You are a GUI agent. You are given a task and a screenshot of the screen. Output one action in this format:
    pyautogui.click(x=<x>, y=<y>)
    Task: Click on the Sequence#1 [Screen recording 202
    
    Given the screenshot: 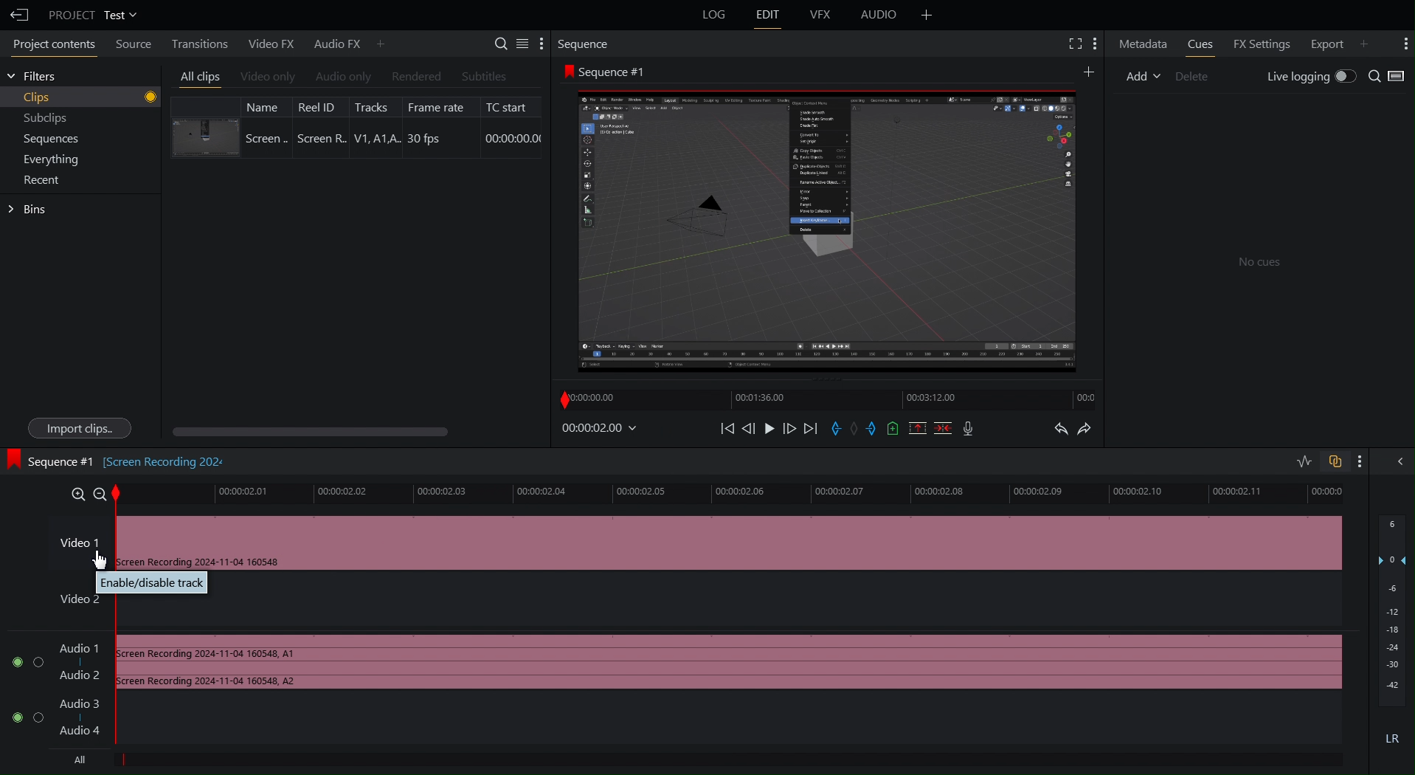 What is the action you would take?
    pyautogui.click(x=122, y=464)
    